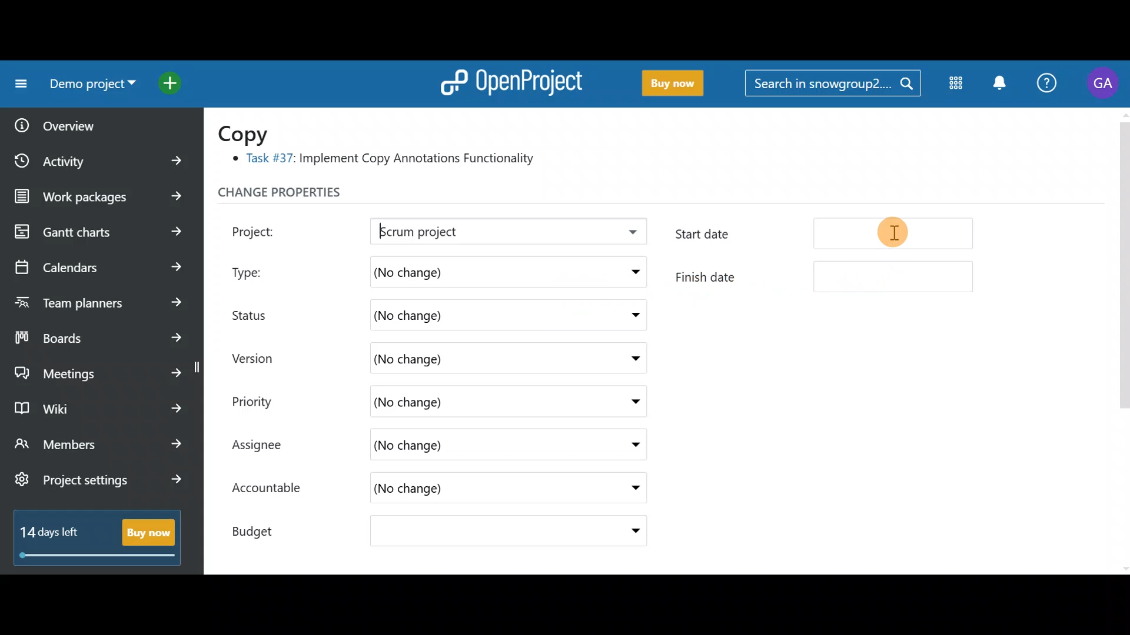 Image resolution: width=1130 pixels, height=635 pixels. What do you see at coordinates (453, 316) in the screenshot?
I see `(No change)` at bounding box center [453, 316].